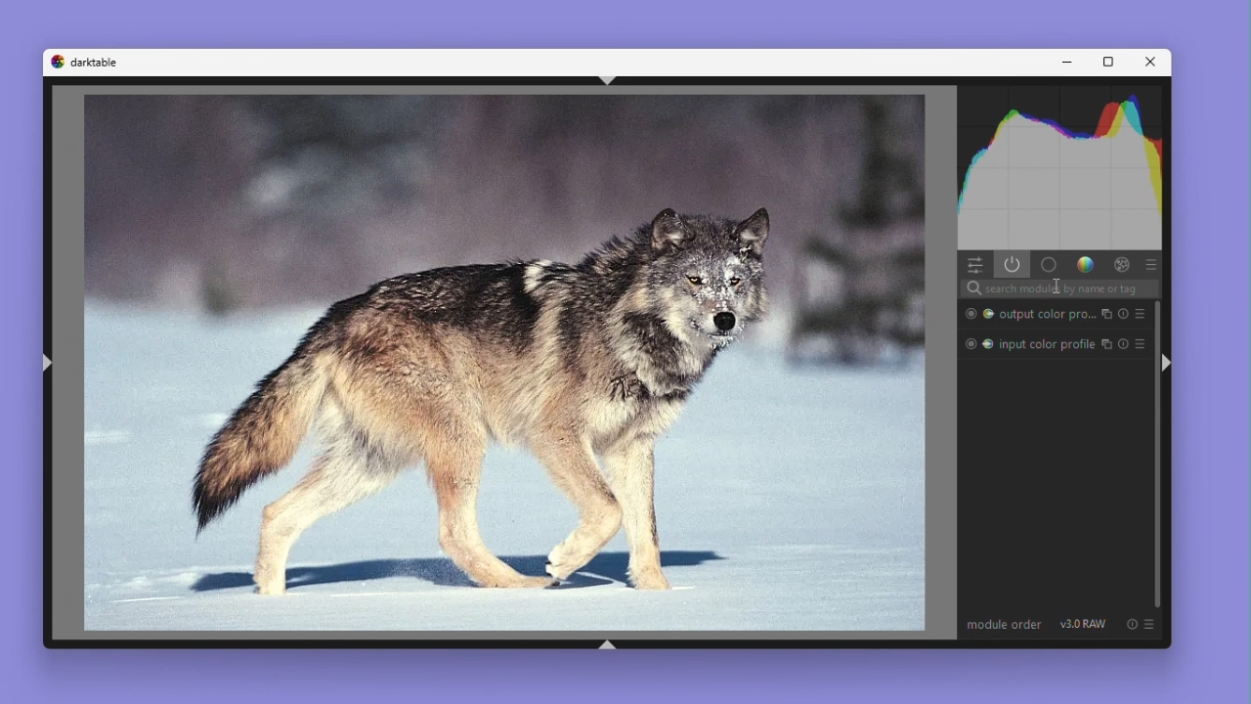  What do you see at coordinates (1106, 345) in the screenshot?
I see `enable/diable module` at bounding box center [1106, 345].